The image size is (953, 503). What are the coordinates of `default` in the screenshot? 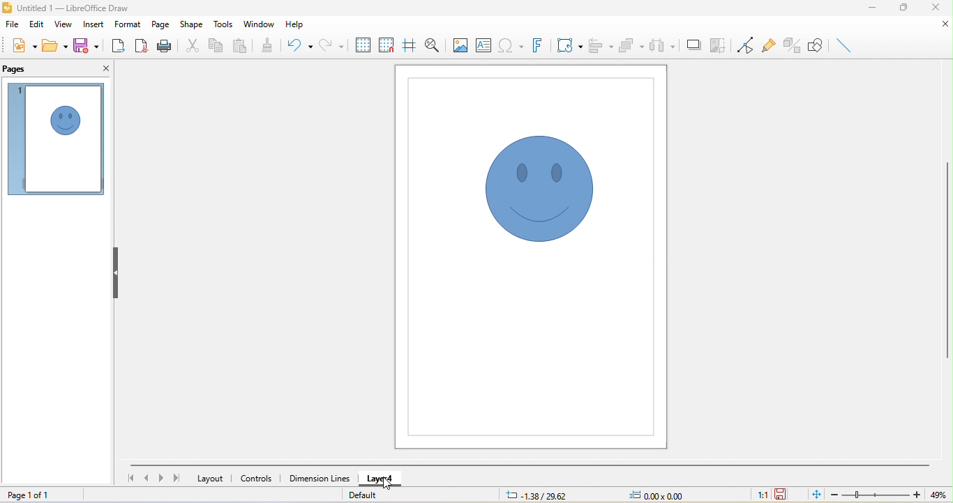 It's located at (367, 495).